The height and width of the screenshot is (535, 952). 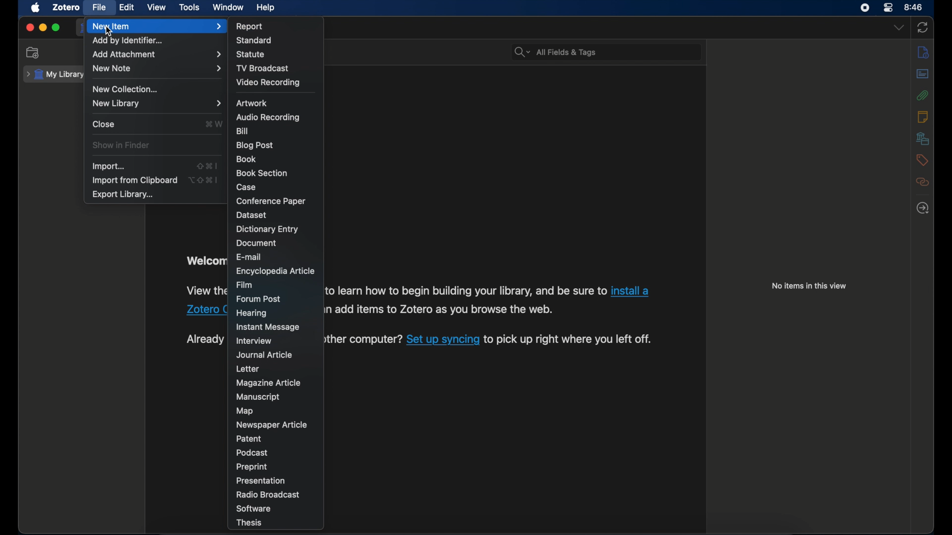 I want to click on shortcut, so click(x=215, y=124).